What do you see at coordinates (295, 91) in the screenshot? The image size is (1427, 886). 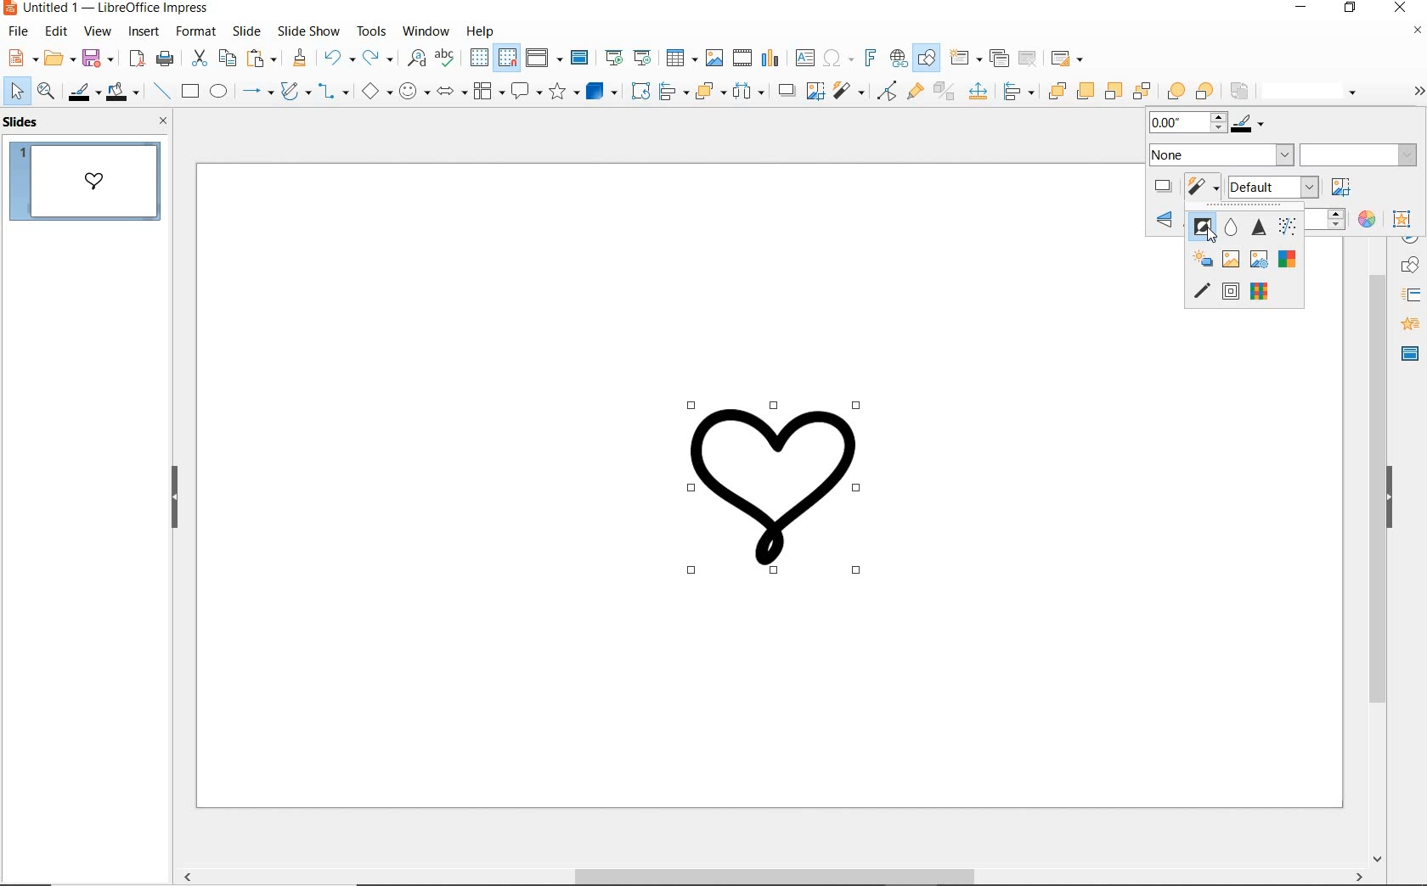 I see `curves & polygons` at bounding box center [295, 91].